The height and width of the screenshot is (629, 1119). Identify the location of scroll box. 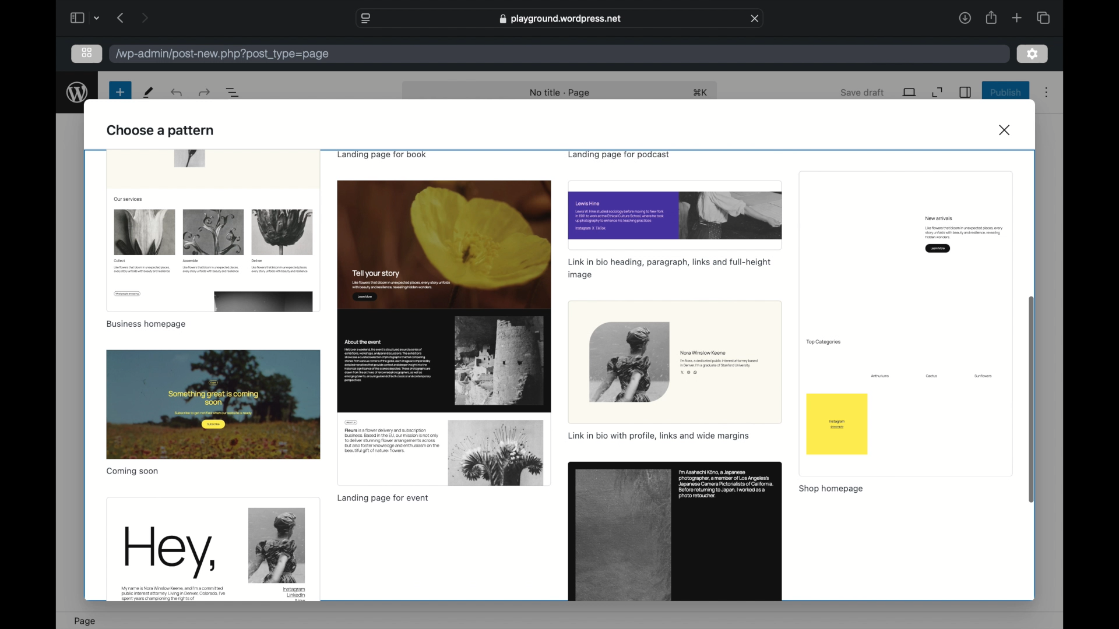
(1033, 399).